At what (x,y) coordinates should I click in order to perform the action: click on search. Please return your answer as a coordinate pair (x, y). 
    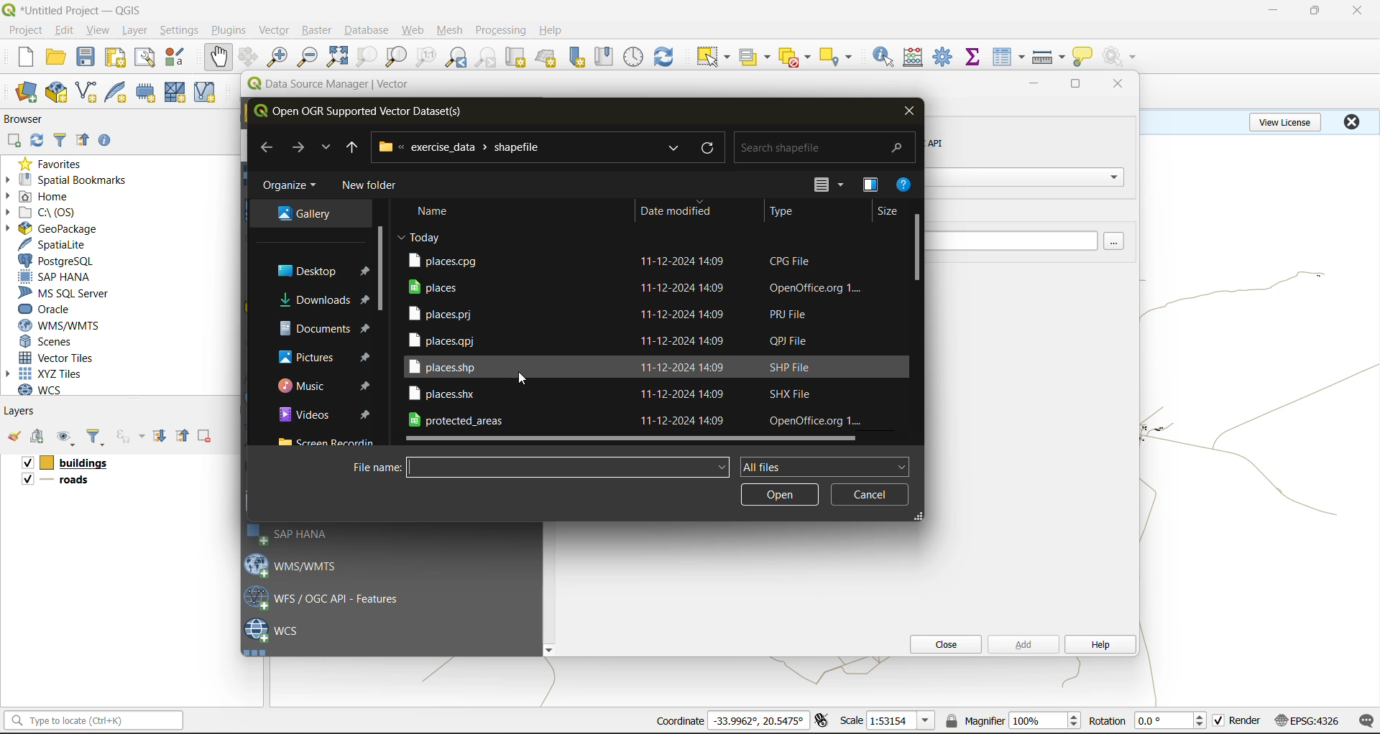
    Looking at the image, I should click on (671, 149).